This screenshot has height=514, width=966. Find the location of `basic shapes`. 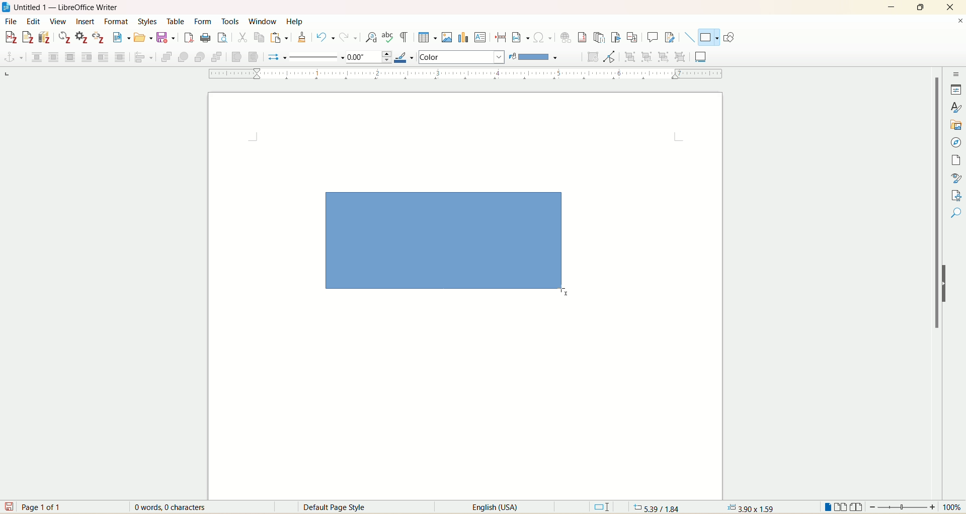

basic shapes is located at coordinates (707, 38).